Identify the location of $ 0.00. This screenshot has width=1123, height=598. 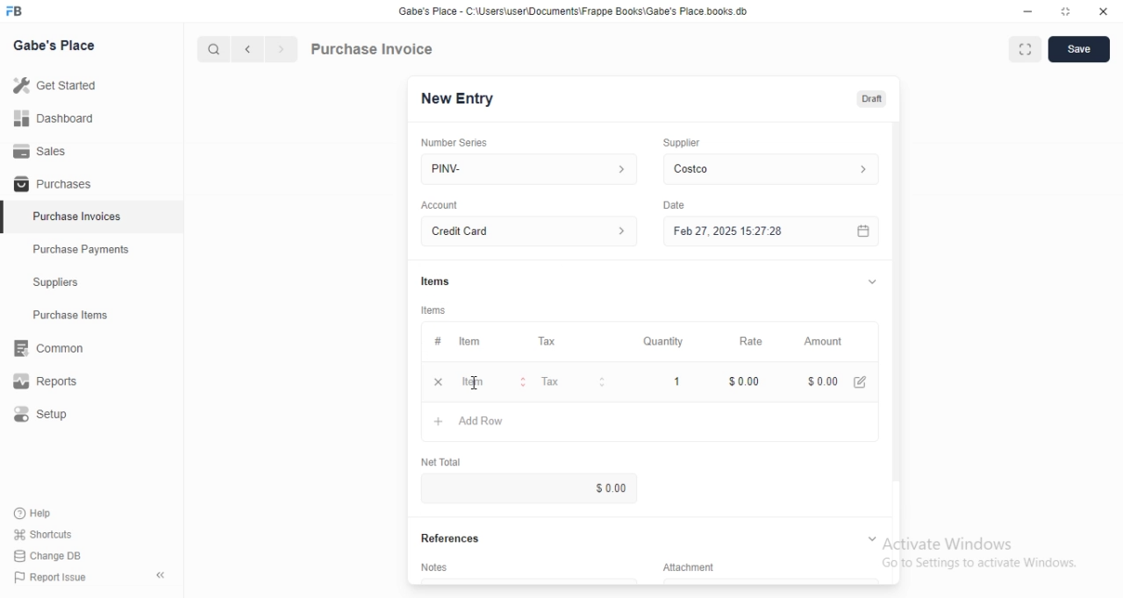
(528, 488).